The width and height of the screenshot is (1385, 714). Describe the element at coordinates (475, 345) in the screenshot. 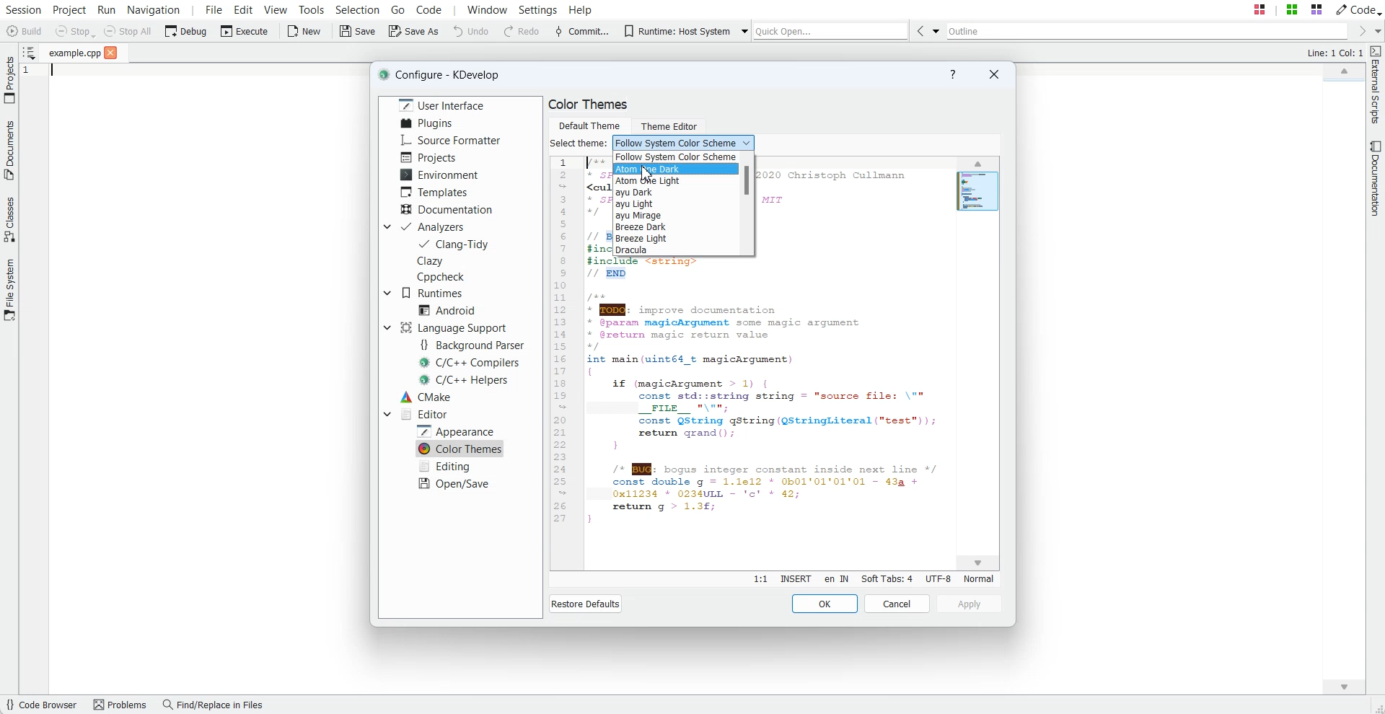

I see `Background Parser` at that location.